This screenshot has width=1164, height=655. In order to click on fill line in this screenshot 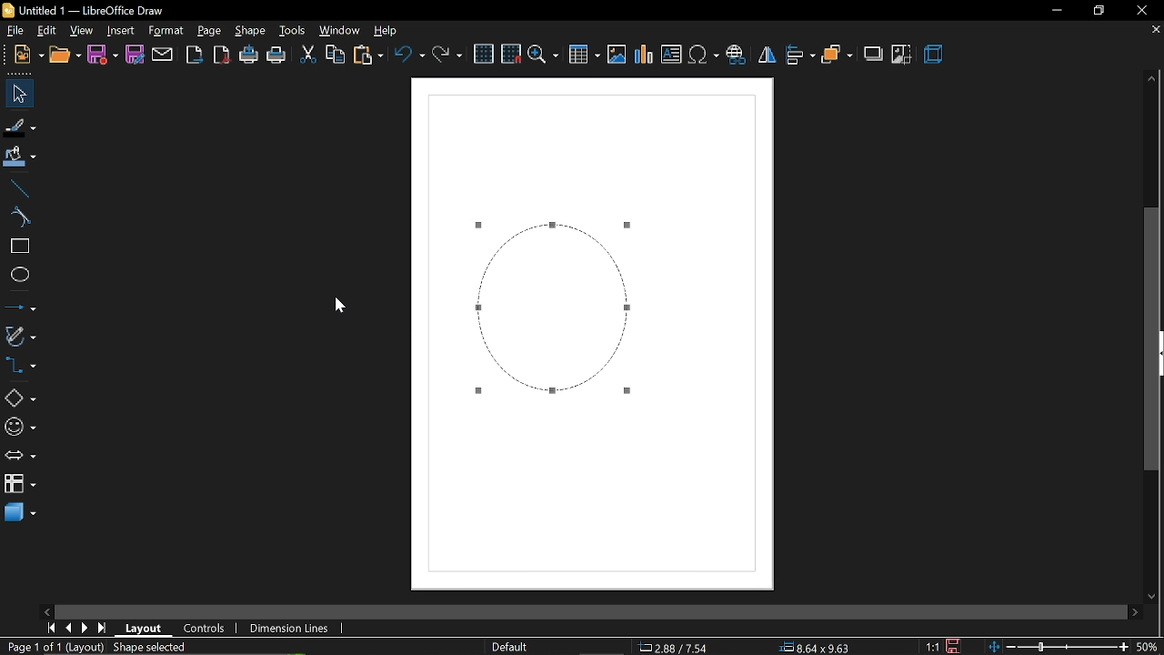, I will do `click(19, 125)`.